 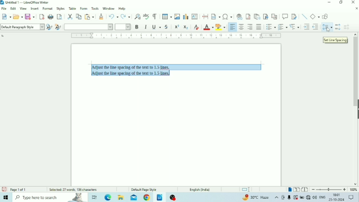 I want to click on Insert Bookmark, so click(x=266, y=16).